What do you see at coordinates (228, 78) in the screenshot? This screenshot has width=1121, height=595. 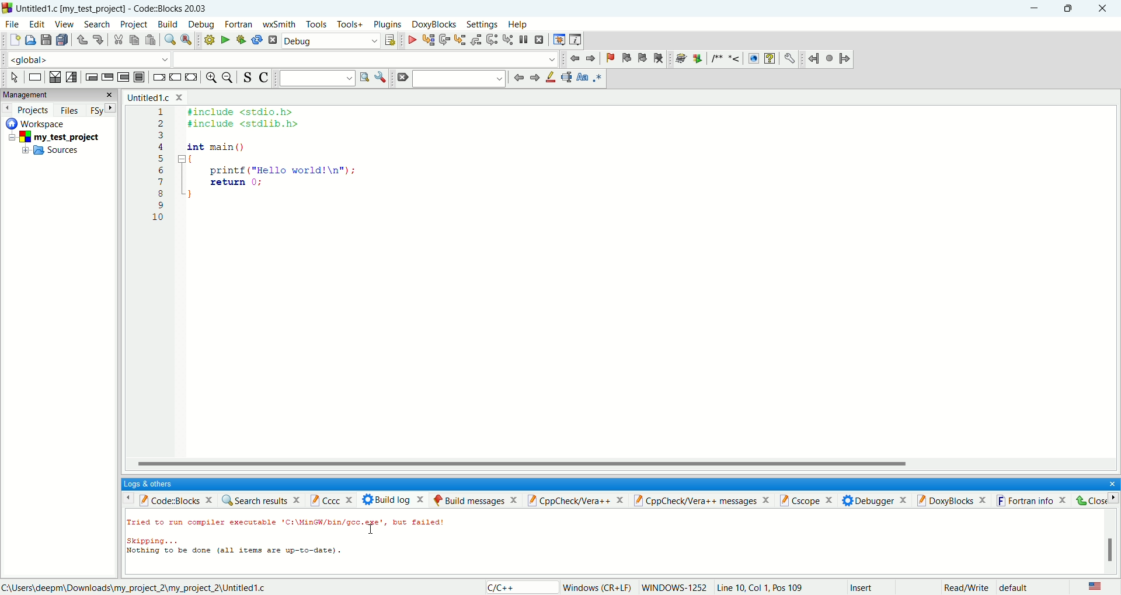 I see `zoom out` at bounding box center [228, 78].